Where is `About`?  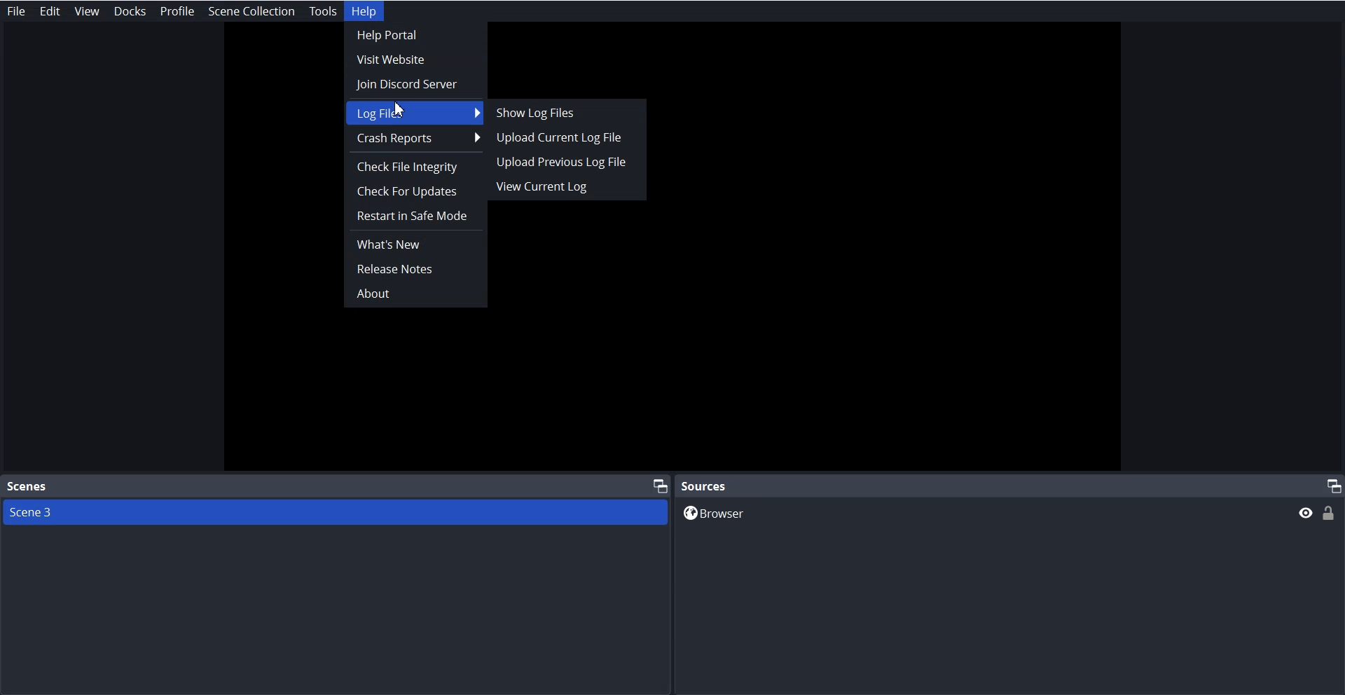 About is located at coordinates (413, 293).